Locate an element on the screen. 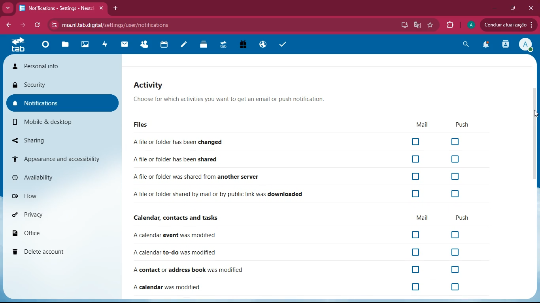 The image size is (540, 303). add tab is located at coordinates (115, 7).